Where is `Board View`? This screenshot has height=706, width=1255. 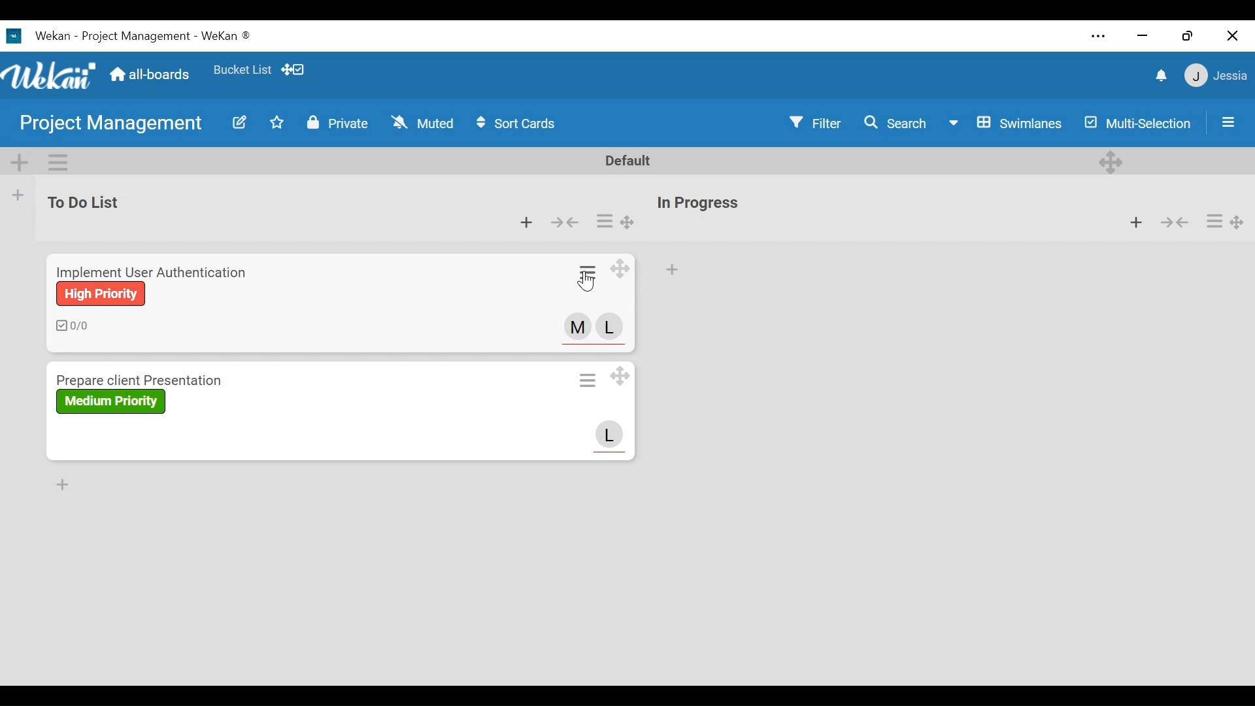
Board View is located at coordinates (1006, 123).